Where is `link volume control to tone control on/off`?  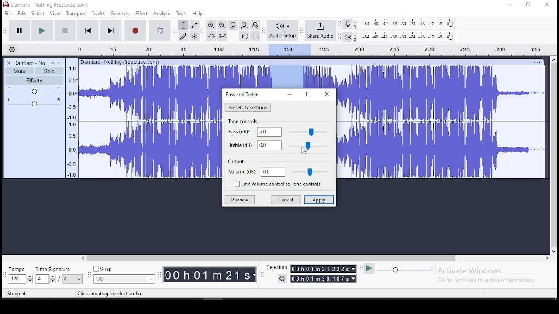 link volume control to tone control on/off is located at coordinates (284, 184).